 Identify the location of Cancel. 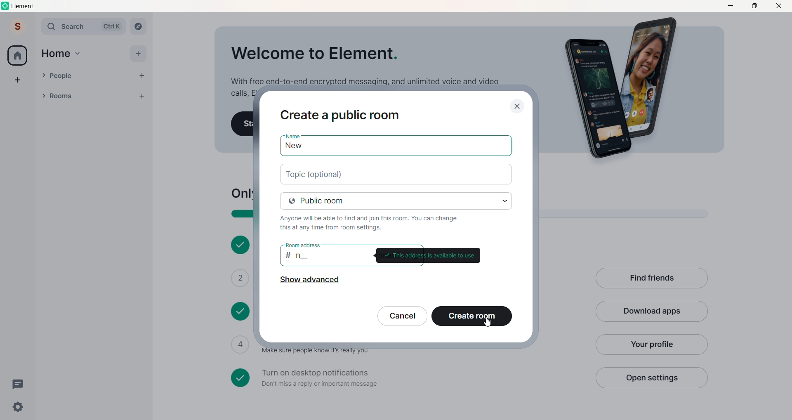
(402, 316).